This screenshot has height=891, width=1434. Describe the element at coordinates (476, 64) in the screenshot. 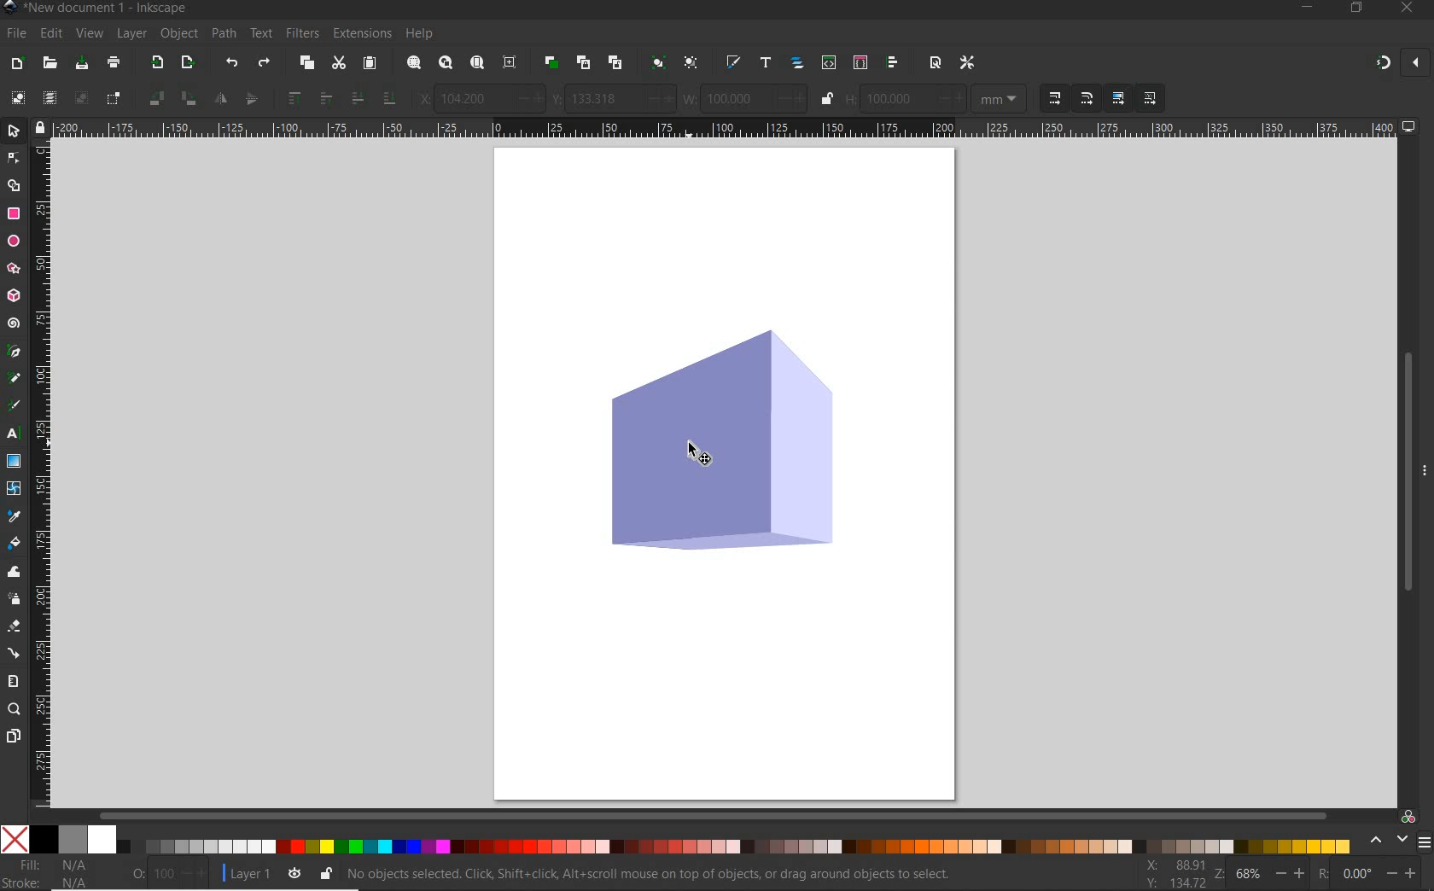

I see `ZOOM PAGE` at that location.